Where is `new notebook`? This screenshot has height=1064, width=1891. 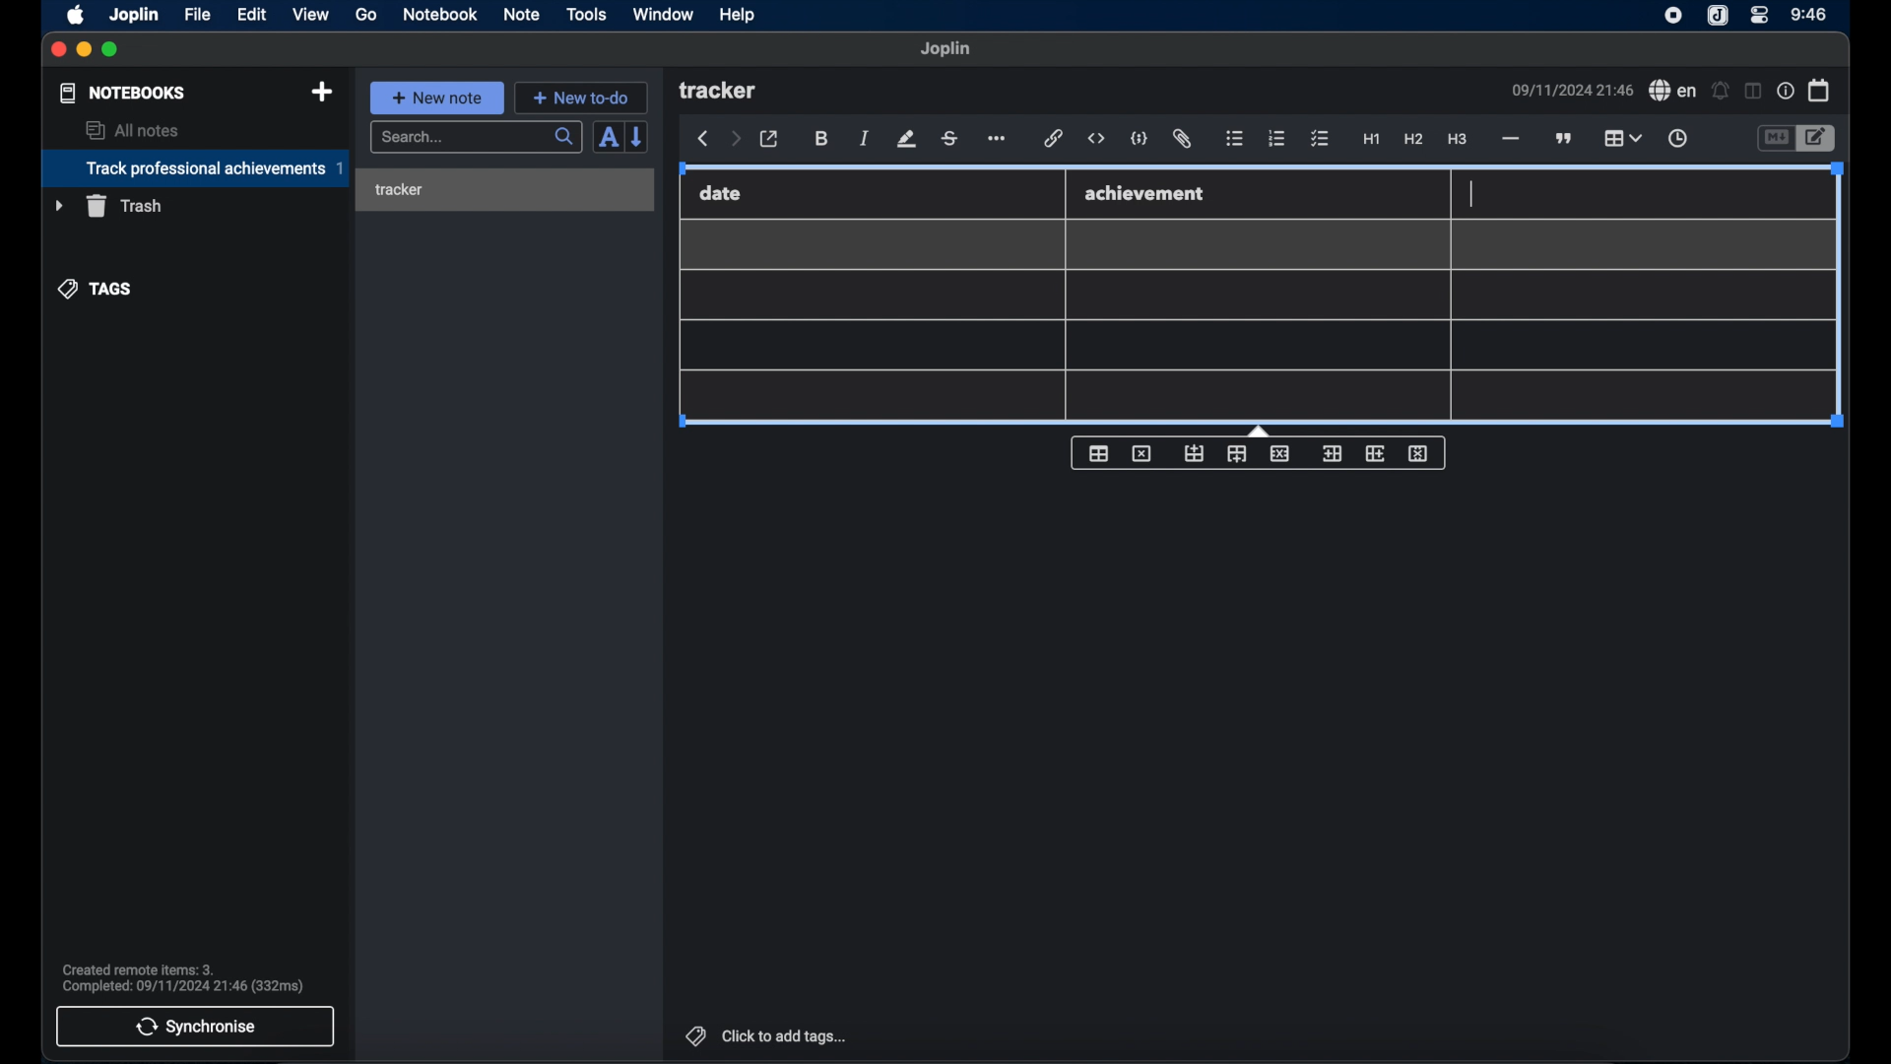 new notebook is located at coordinates (322, 92).